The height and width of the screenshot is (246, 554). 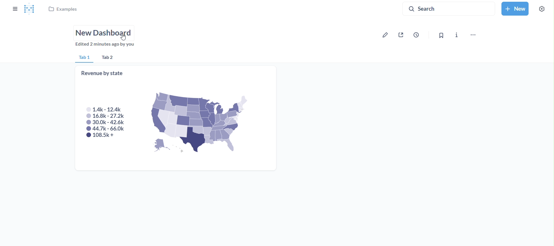 What do you see at coordinates (64, 10) in the screenshot?
I see `examples` at bounding box center [64, 10].